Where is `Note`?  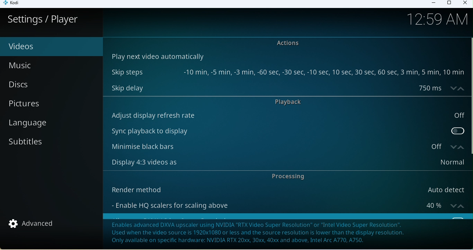 Note is located at coordinates (287, 232).